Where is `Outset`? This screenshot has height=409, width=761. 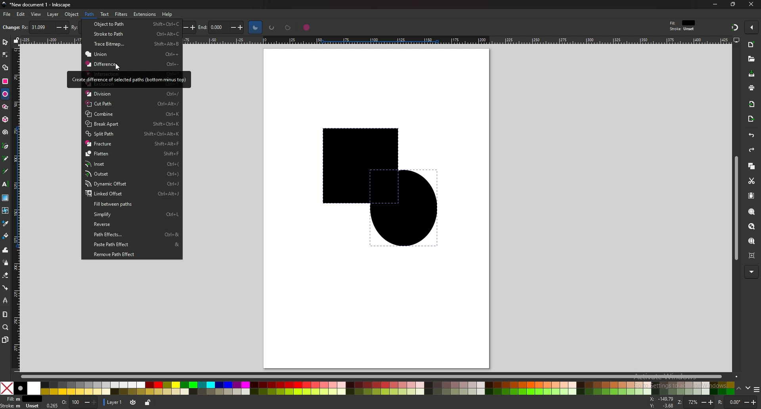 Outset is located at coordinates (132, 174).